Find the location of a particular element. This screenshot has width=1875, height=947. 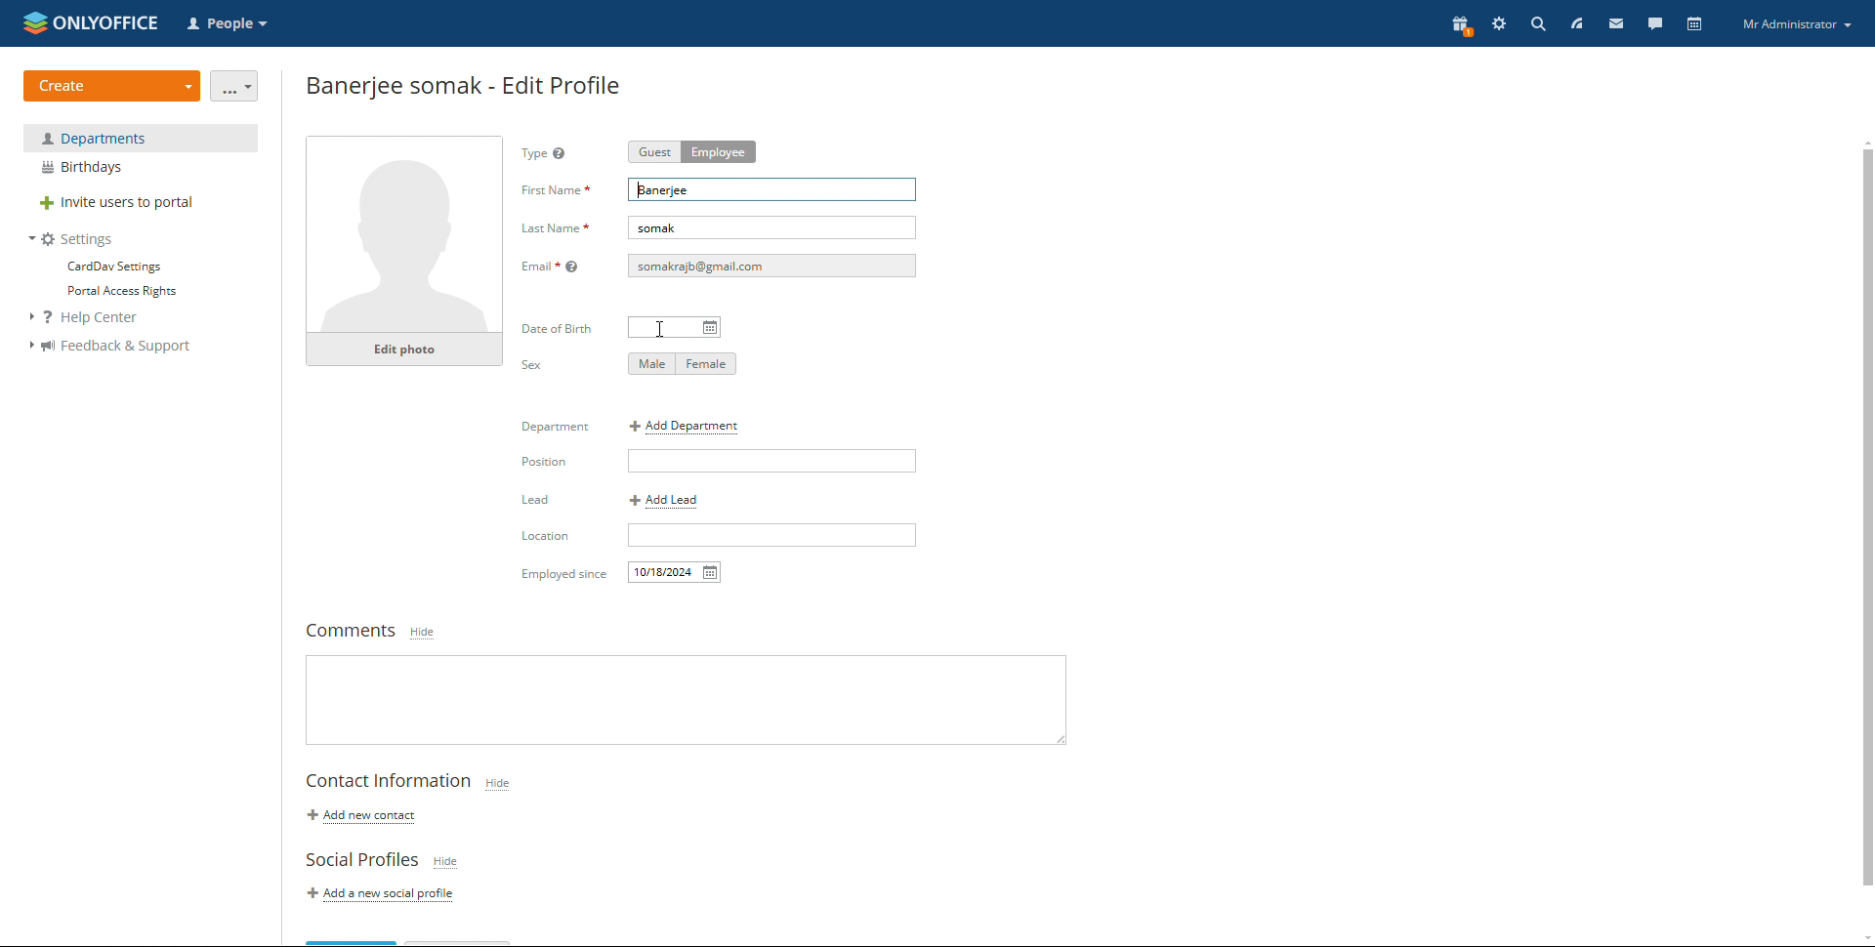

hide is located at coordinates (499, 784).